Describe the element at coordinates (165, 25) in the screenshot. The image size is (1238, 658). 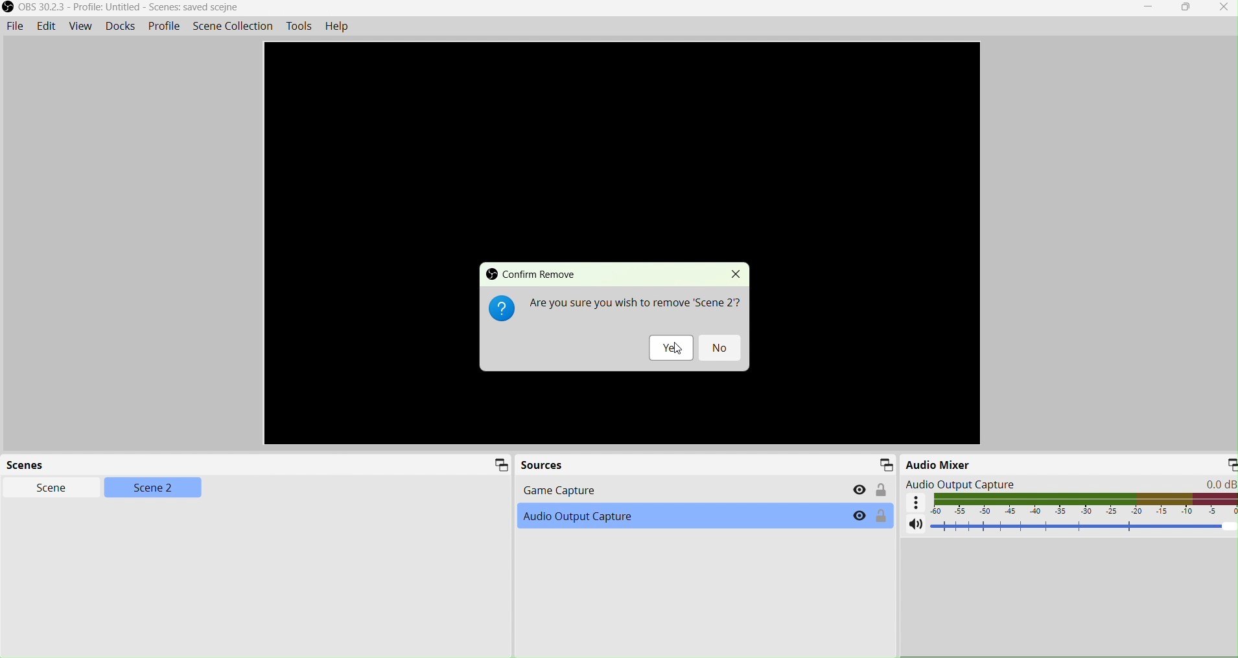
I see `Profile` at that location.